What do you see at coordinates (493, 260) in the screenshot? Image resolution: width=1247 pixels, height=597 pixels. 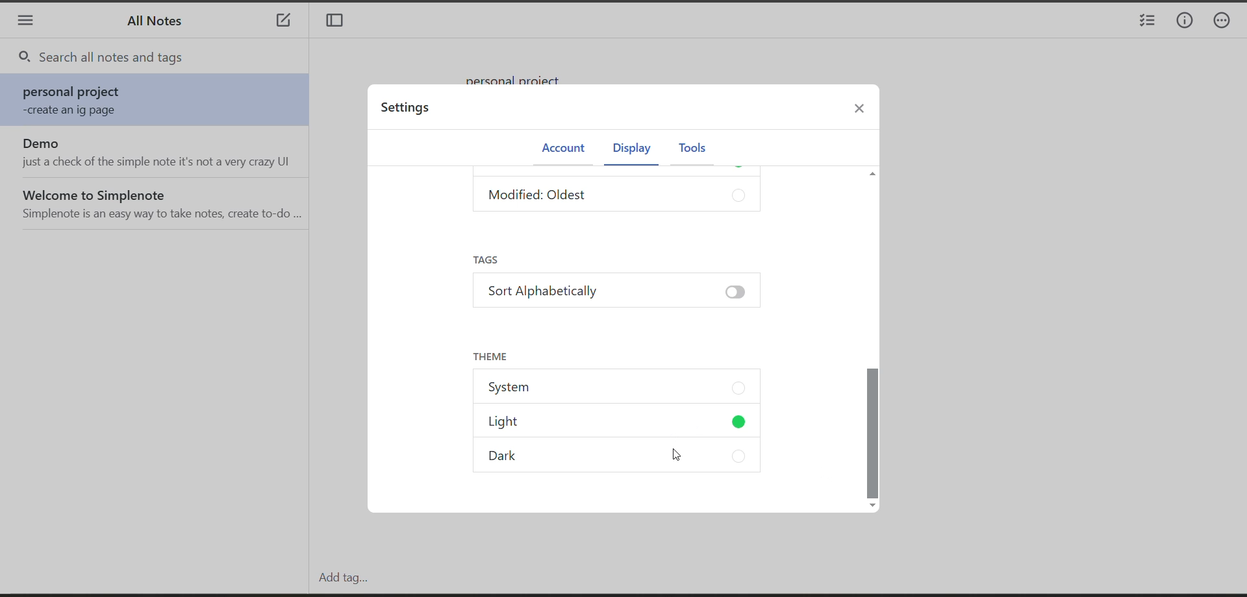 I see `tags` at bounding box center [493, 260].